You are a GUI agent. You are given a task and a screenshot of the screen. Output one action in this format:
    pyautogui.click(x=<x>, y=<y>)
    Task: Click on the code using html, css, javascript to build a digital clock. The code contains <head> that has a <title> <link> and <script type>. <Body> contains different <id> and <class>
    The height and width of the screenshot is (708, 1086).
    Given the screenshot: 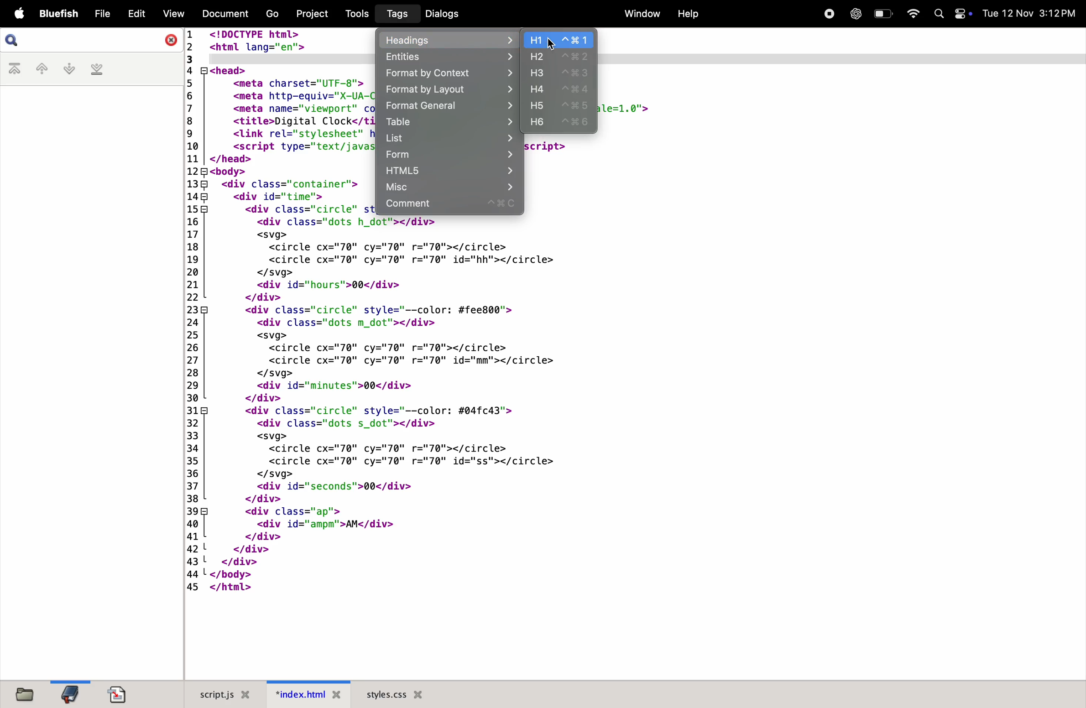 What is the action you would take?
    pyautogui.click(x=633, y=448)
    